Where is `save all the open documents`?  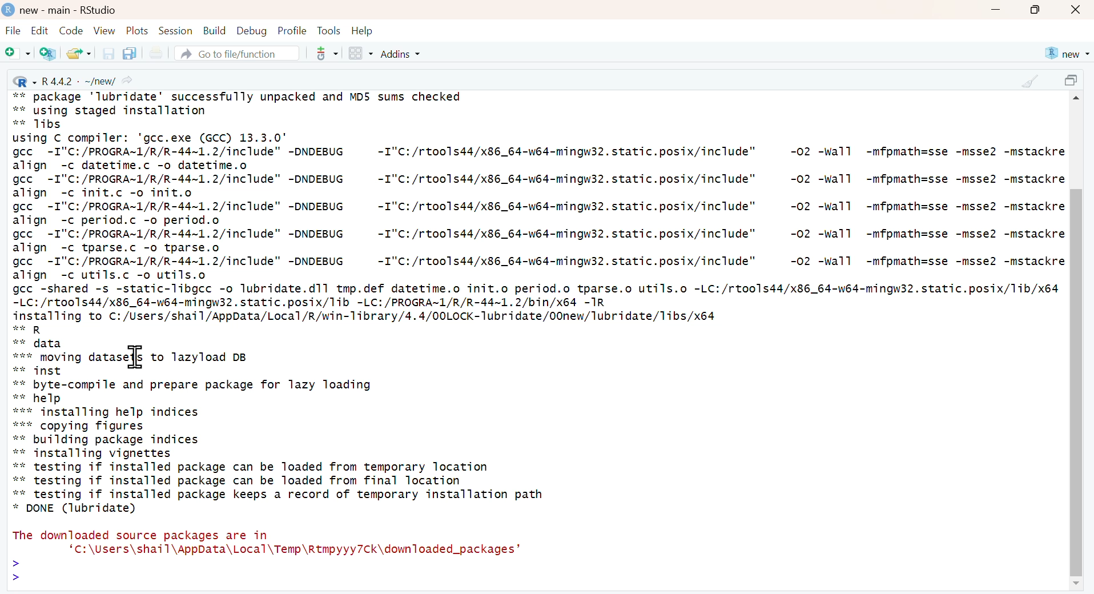
save all the open documents is located at coordinates (129, 53).